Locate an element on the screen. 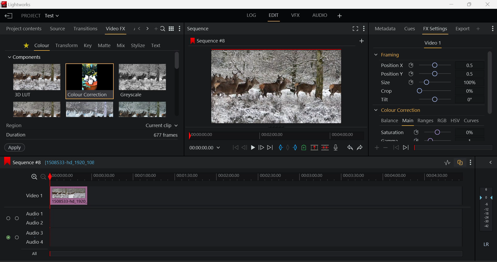  Position X is located at coordinates (427, 65).